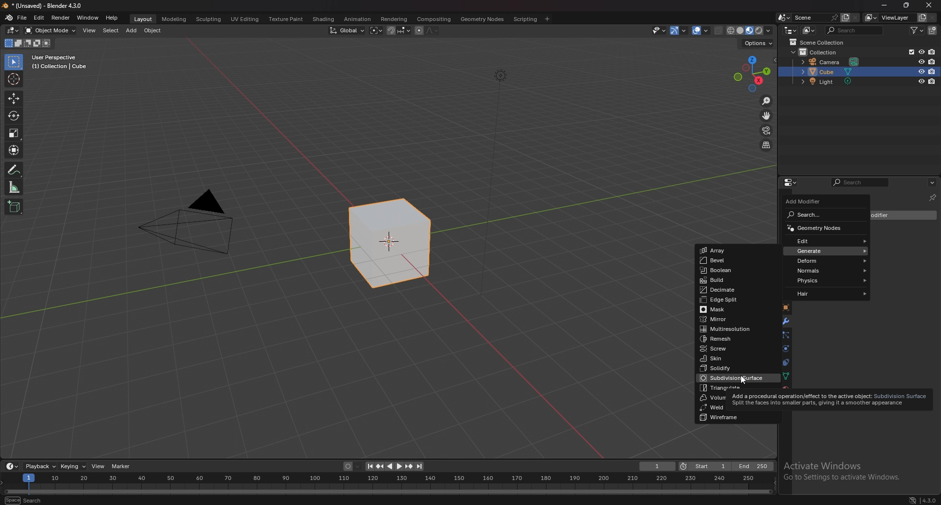 Image resolution: width=941 pixels, height=505 pixels. I want to click on multi resolution, so click(737, 329).